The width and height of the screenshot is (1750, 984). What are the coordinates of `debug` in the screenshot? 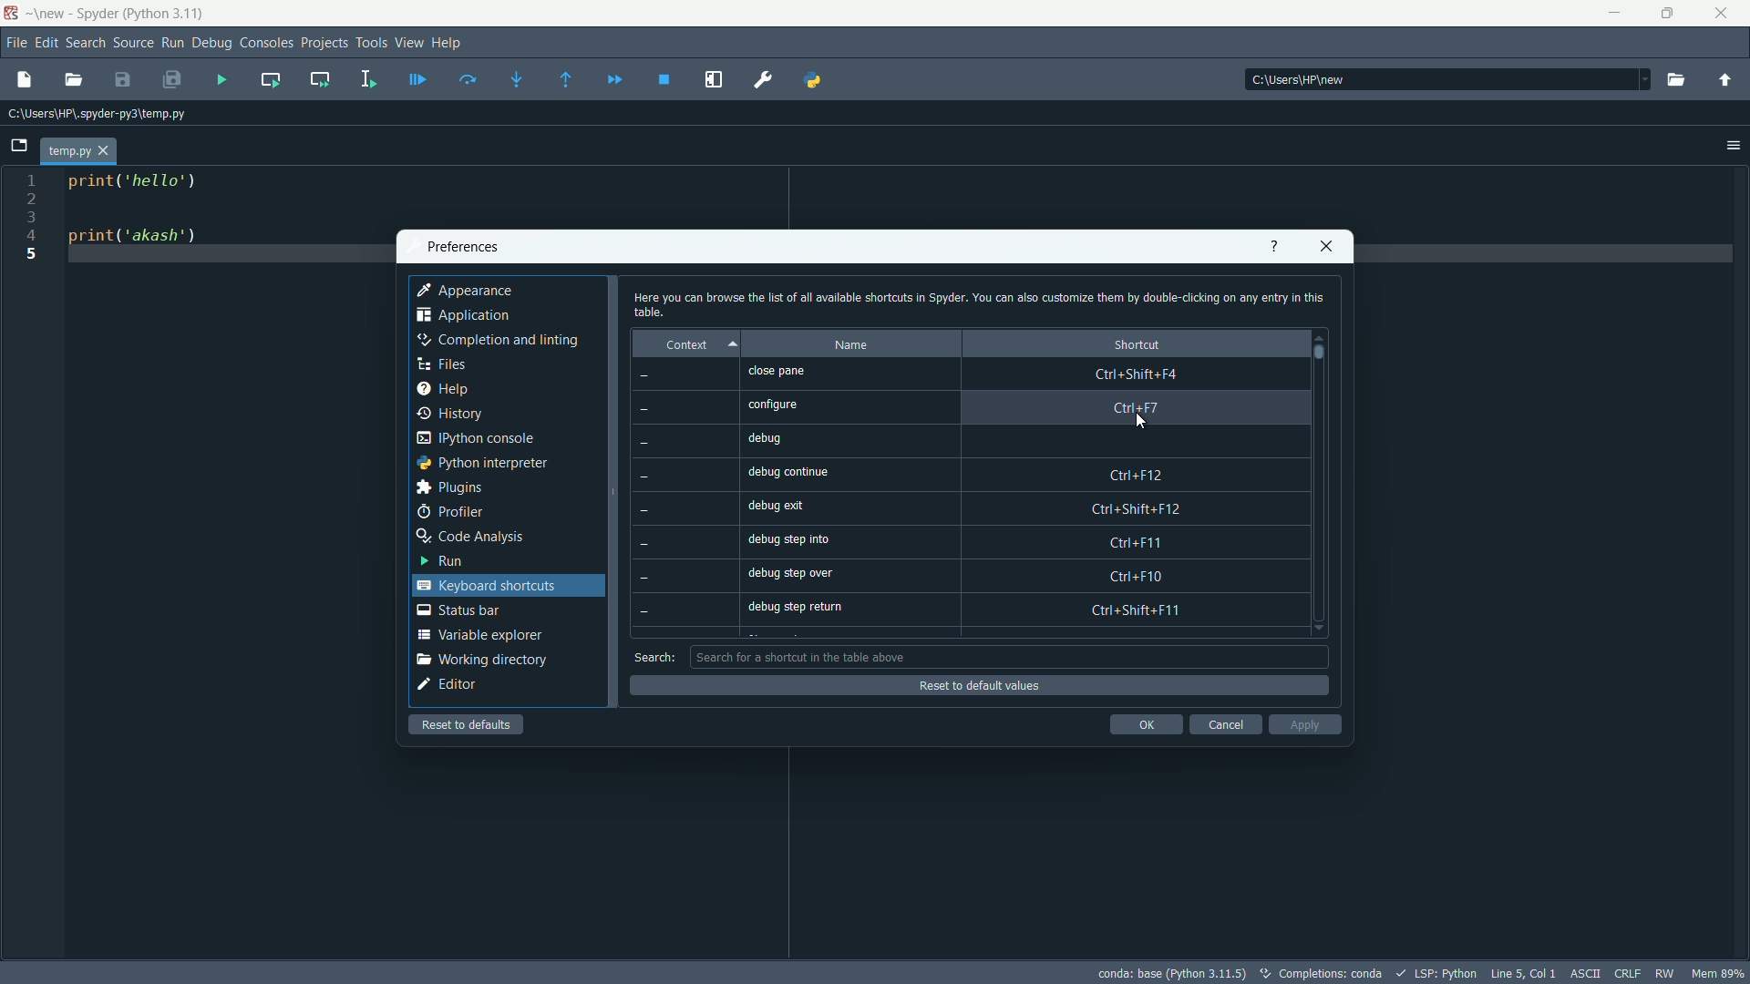 It's located at (989, 436).